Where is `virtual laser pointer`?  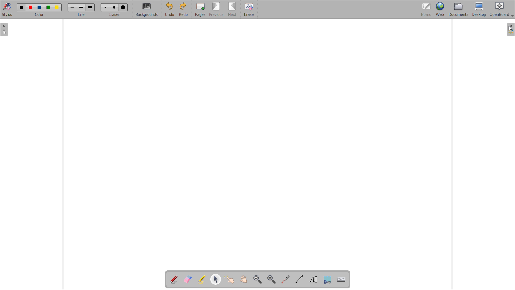 virtual laser pointer is located at coordinates (285, 279).